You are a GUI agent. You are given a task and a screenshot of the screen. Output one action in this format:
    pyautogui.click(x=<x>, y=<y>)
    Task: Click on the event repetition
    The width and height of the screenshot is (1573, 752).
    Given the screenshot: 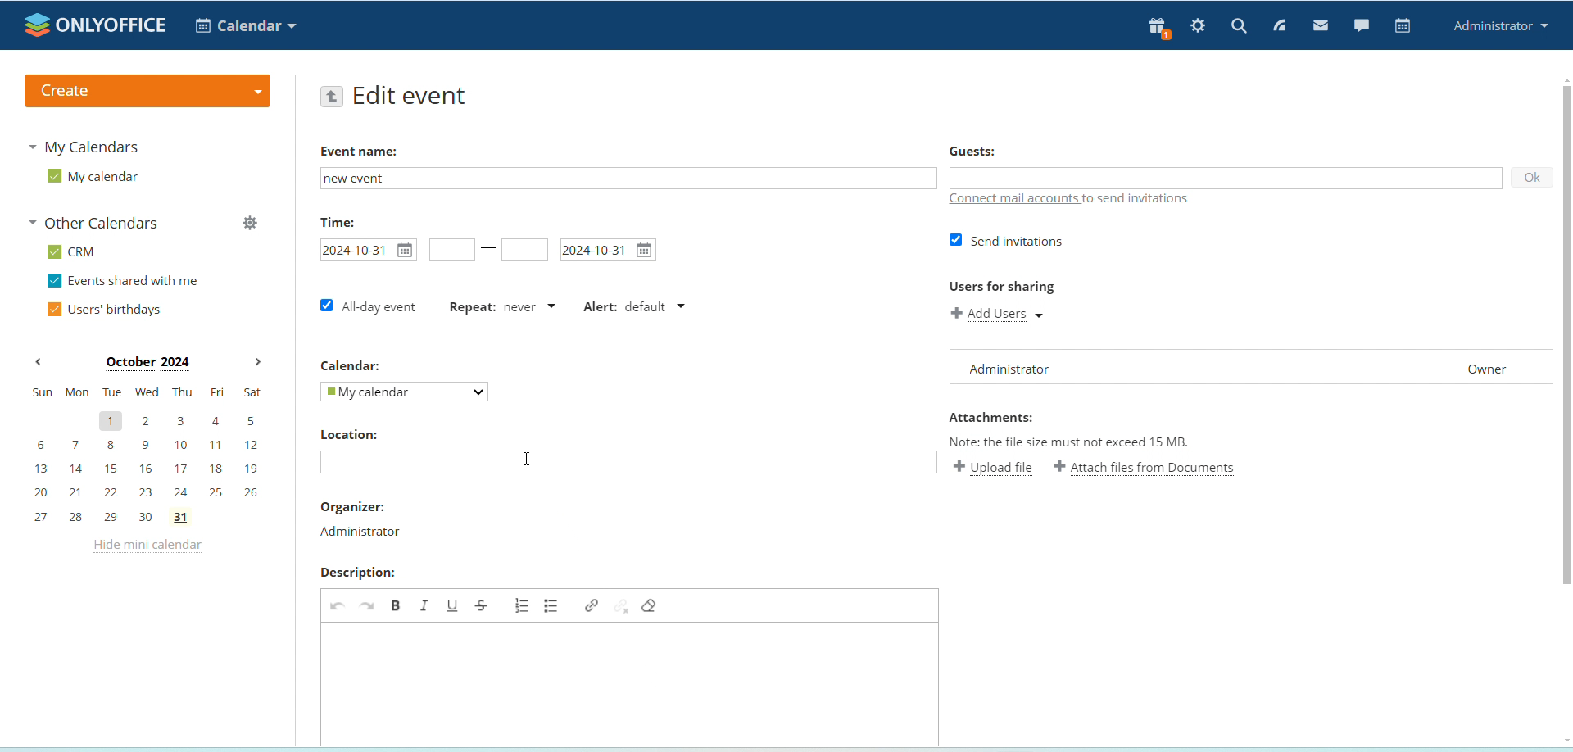 What is the action you would take?
    pyautogui.click(x=503, y=310)
    